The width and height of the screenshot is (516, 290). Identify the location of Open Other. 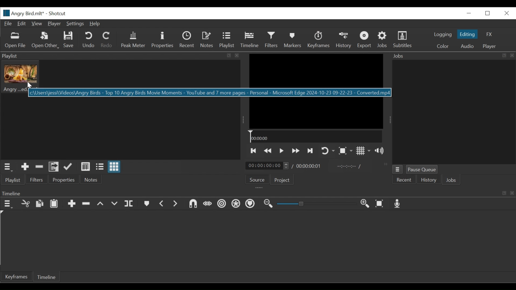
(45, 40).